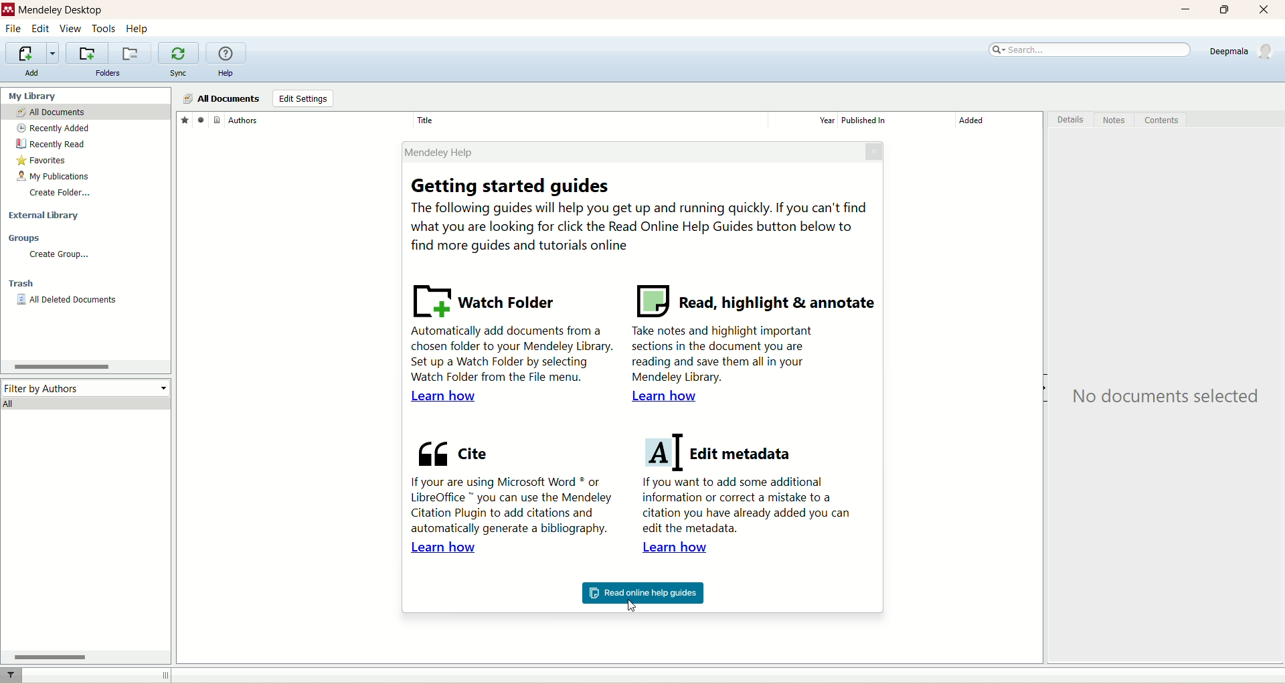 This screenshot has height=684, width=1285. I want to click on add, so click(32, 72).